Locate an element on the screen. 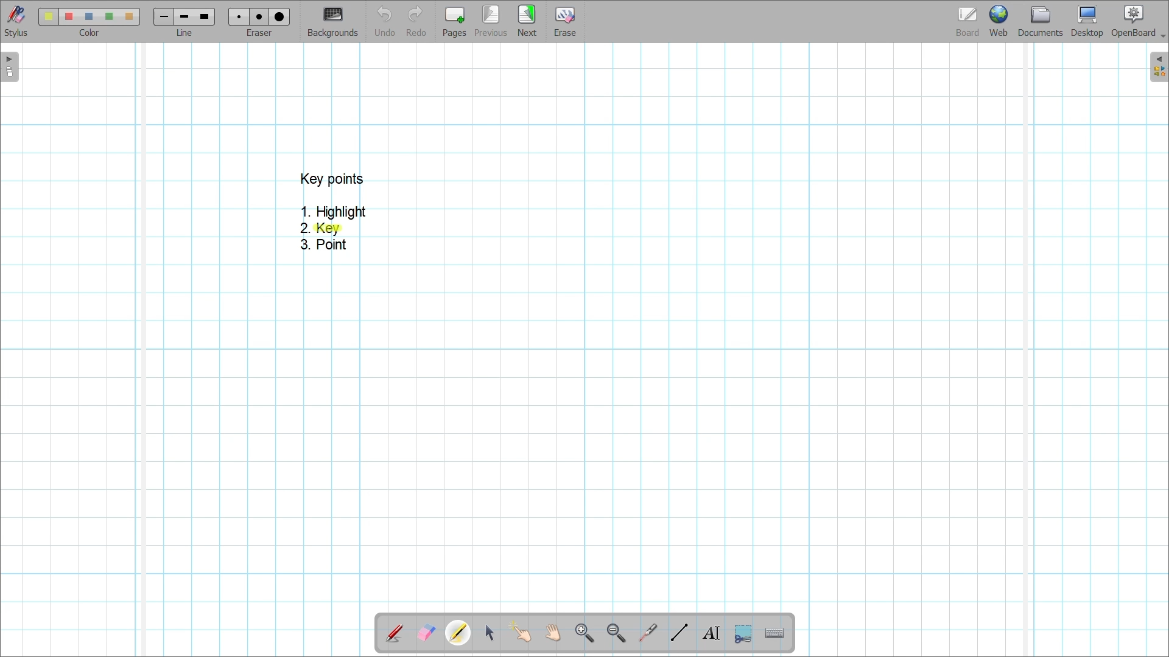  OpenBoard is located at coordinates (1138, 22).